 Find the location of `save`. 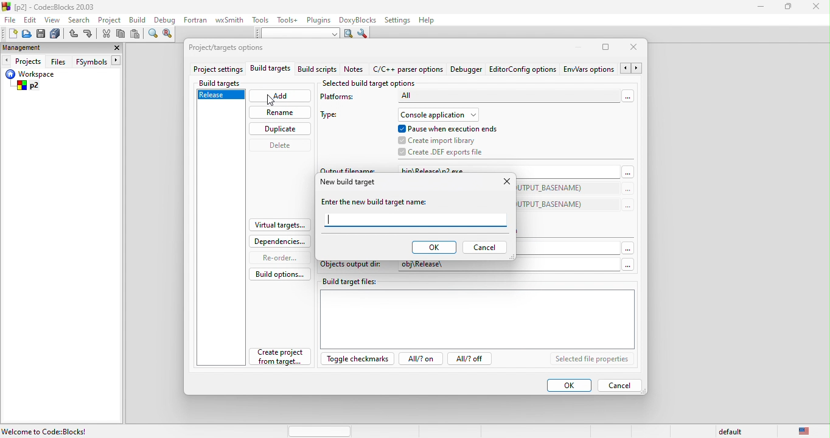

save is located at coordinates (42, 34).